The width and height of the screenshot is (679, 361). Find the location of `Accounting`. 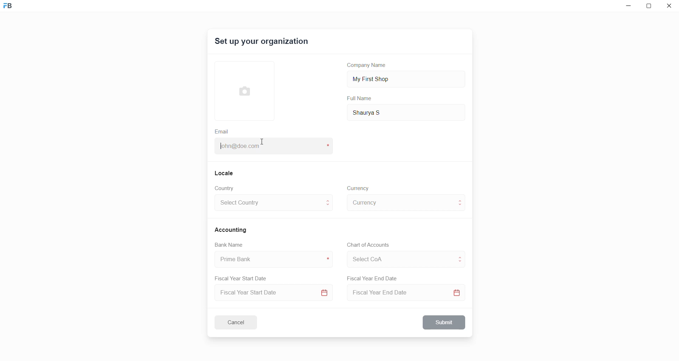

Accounting is located at coordinates (232, 229).